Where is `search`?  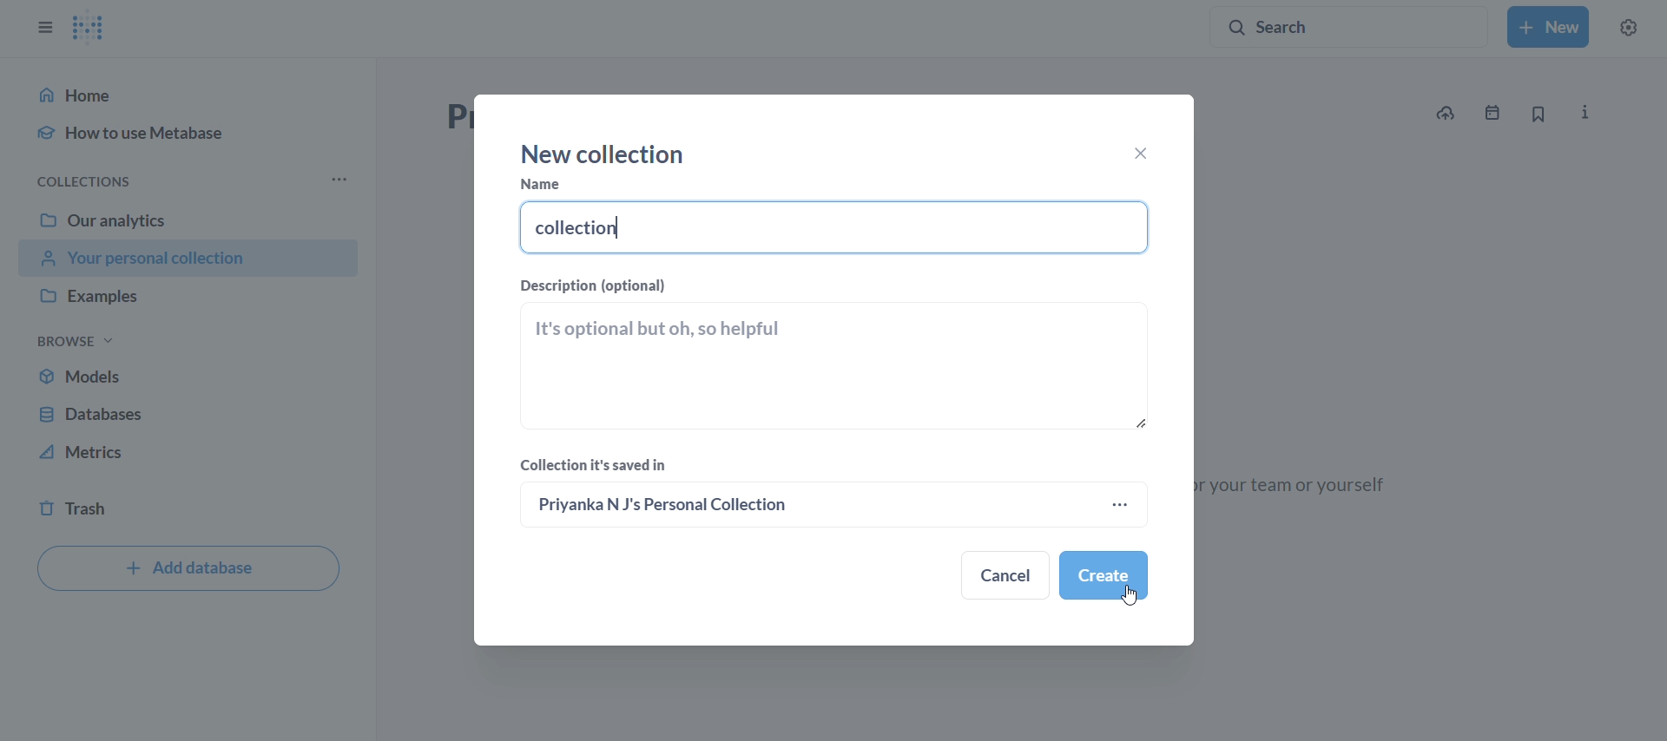 search is located at coordinates (1351, 23).